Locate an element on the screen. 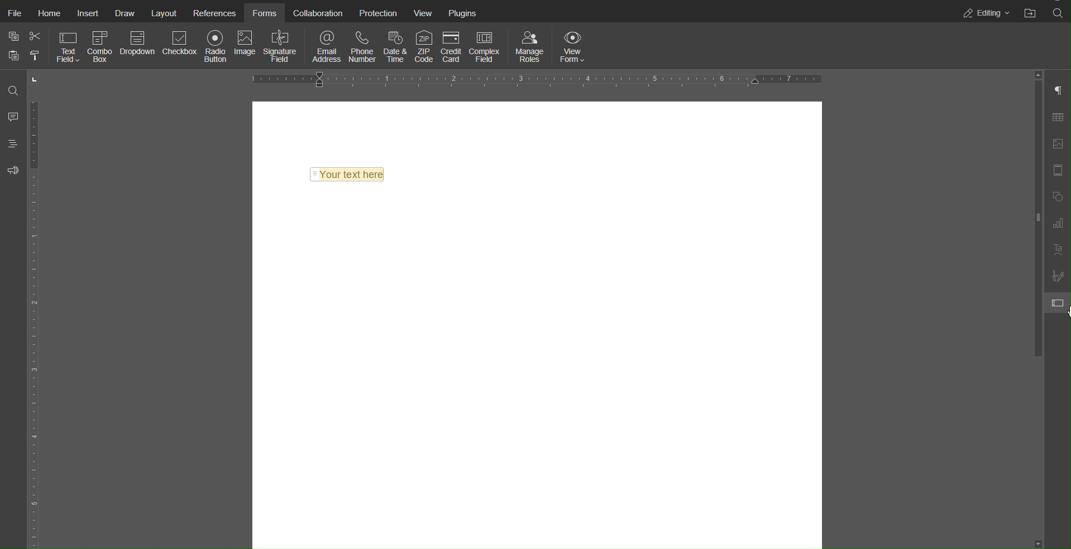 Image resolution: width=1071 pixels, height=549 pixels. Complex Field is located at coordinates (486, 47).